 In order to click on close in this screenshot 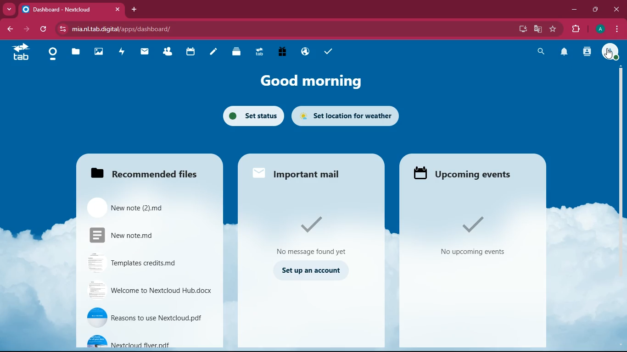, I will do `click(615, 10)`.